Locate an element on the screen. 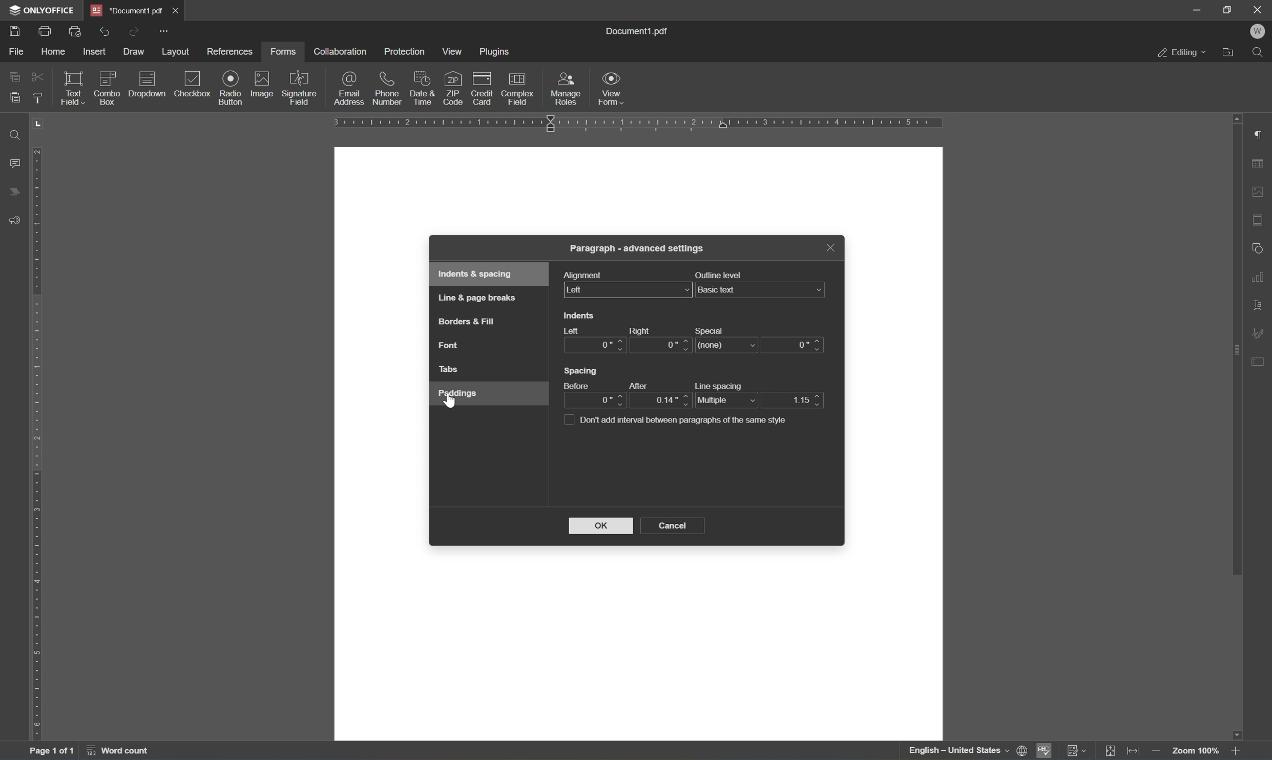 The height and width of the screenshot is (760, 1272). home is located at coordinates (55, 52).